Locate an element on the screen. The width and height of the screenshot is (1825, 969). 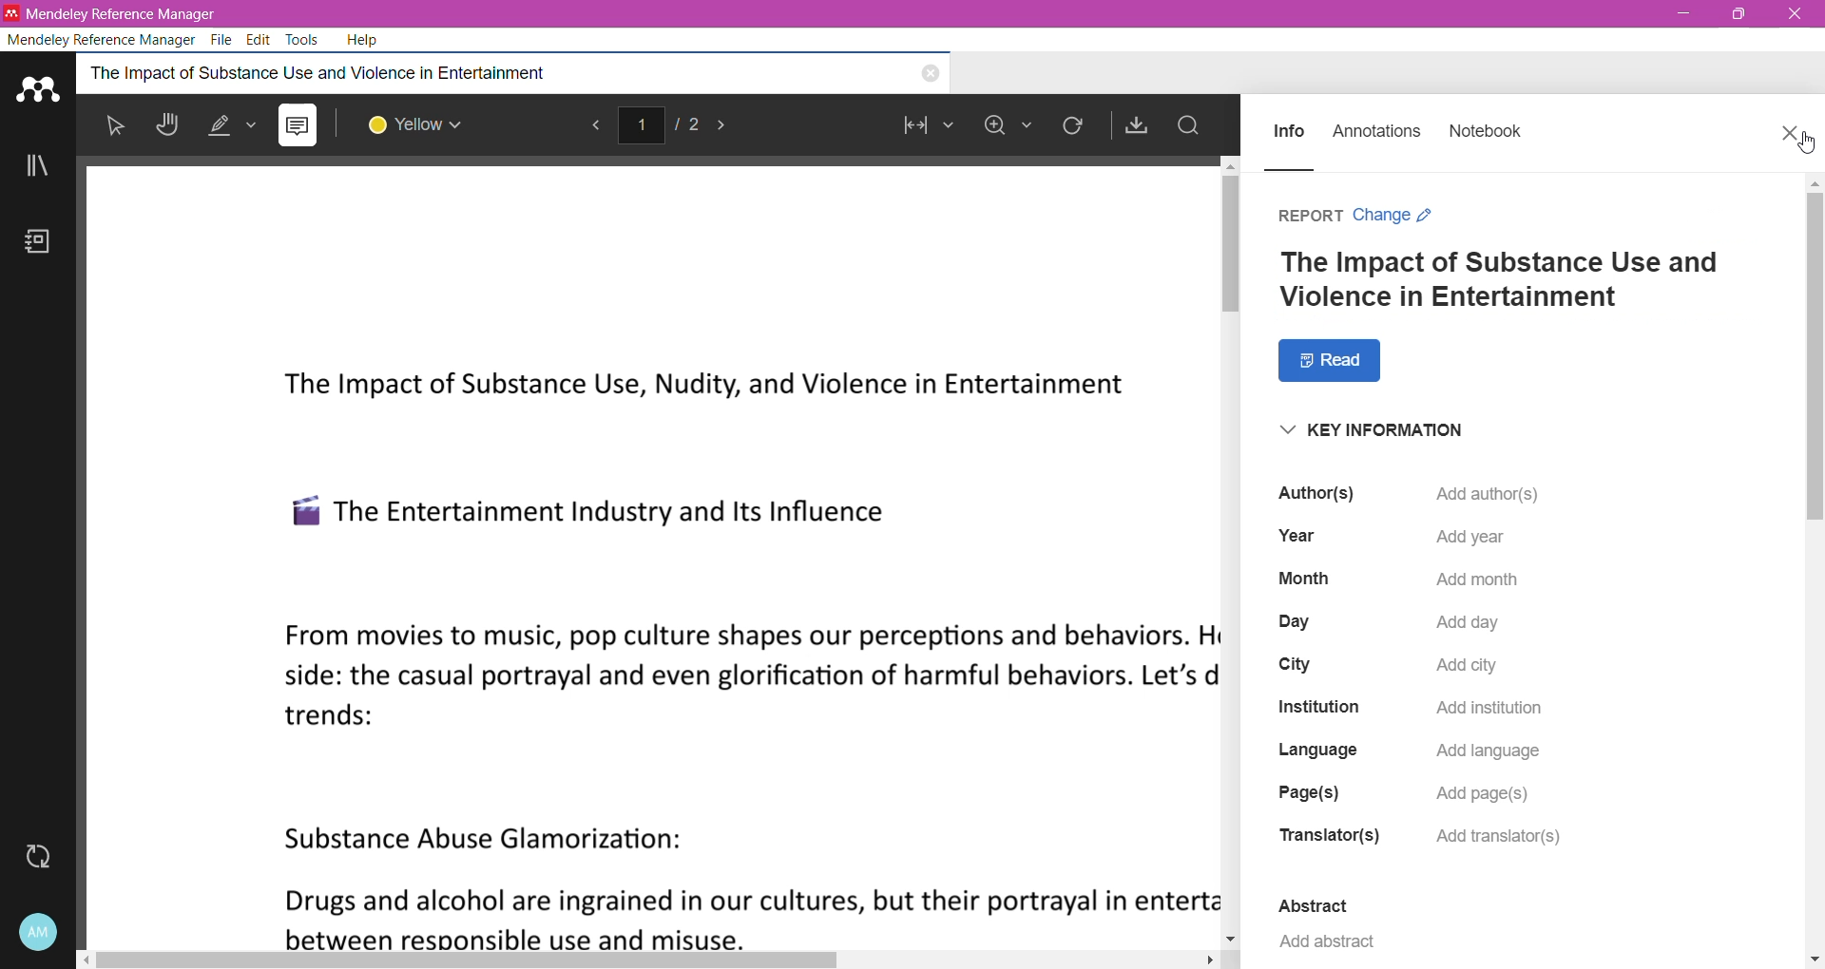
Restore Down is located at coordinates (1739, 13).